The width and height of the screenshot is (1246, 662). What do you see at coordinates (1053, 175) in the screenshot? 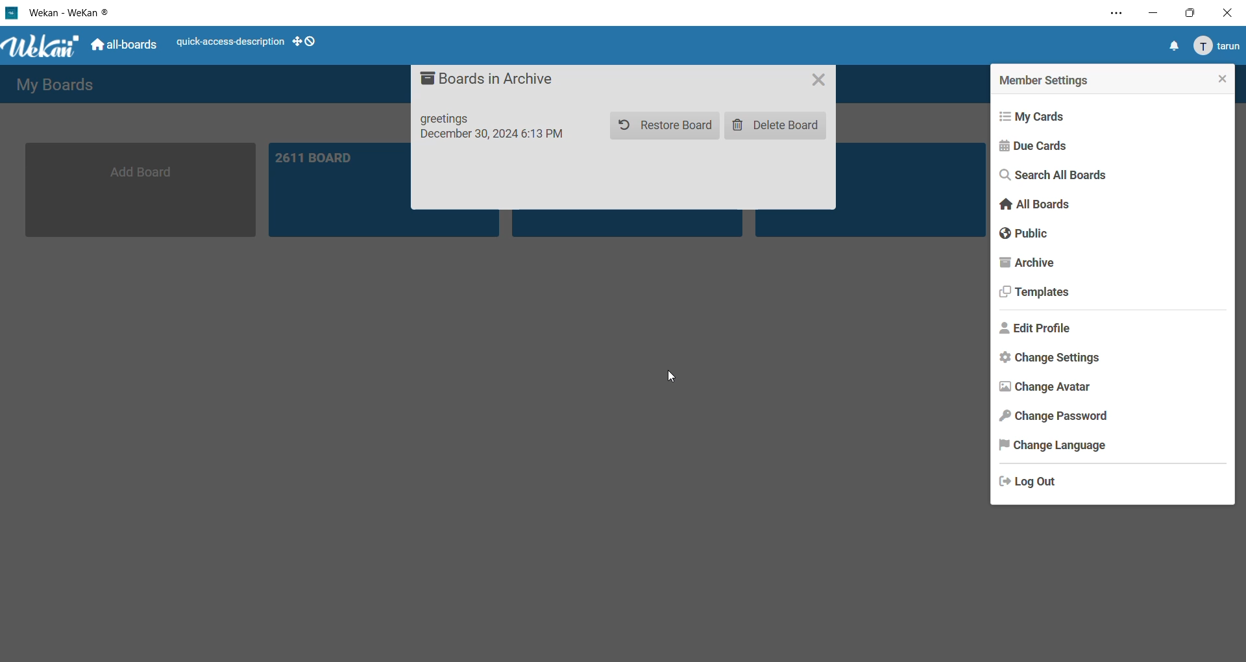
I see `search all boards` at bounding box center [1053, 175].